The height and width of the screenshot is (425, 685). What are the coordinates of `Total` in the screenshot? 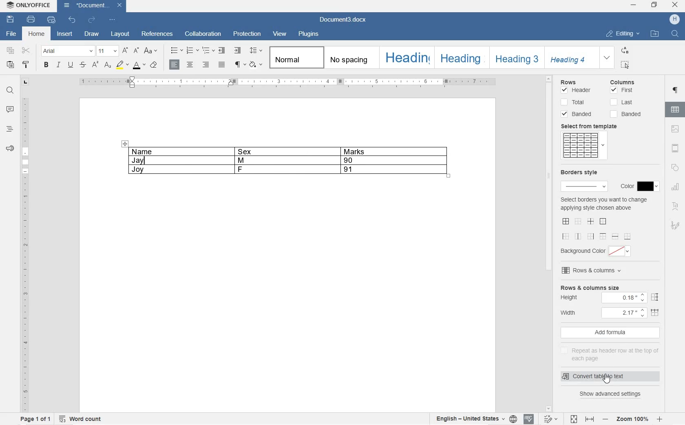 It's located at (573, 101).